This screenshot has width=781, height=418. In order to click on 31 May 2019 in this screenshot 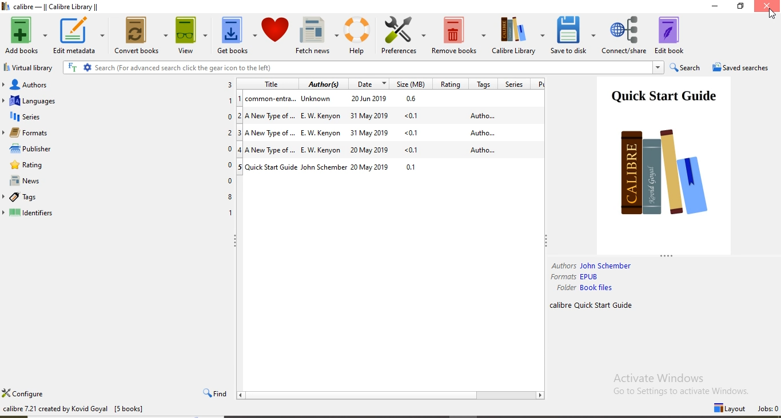, I will do `click(369, 116)`.